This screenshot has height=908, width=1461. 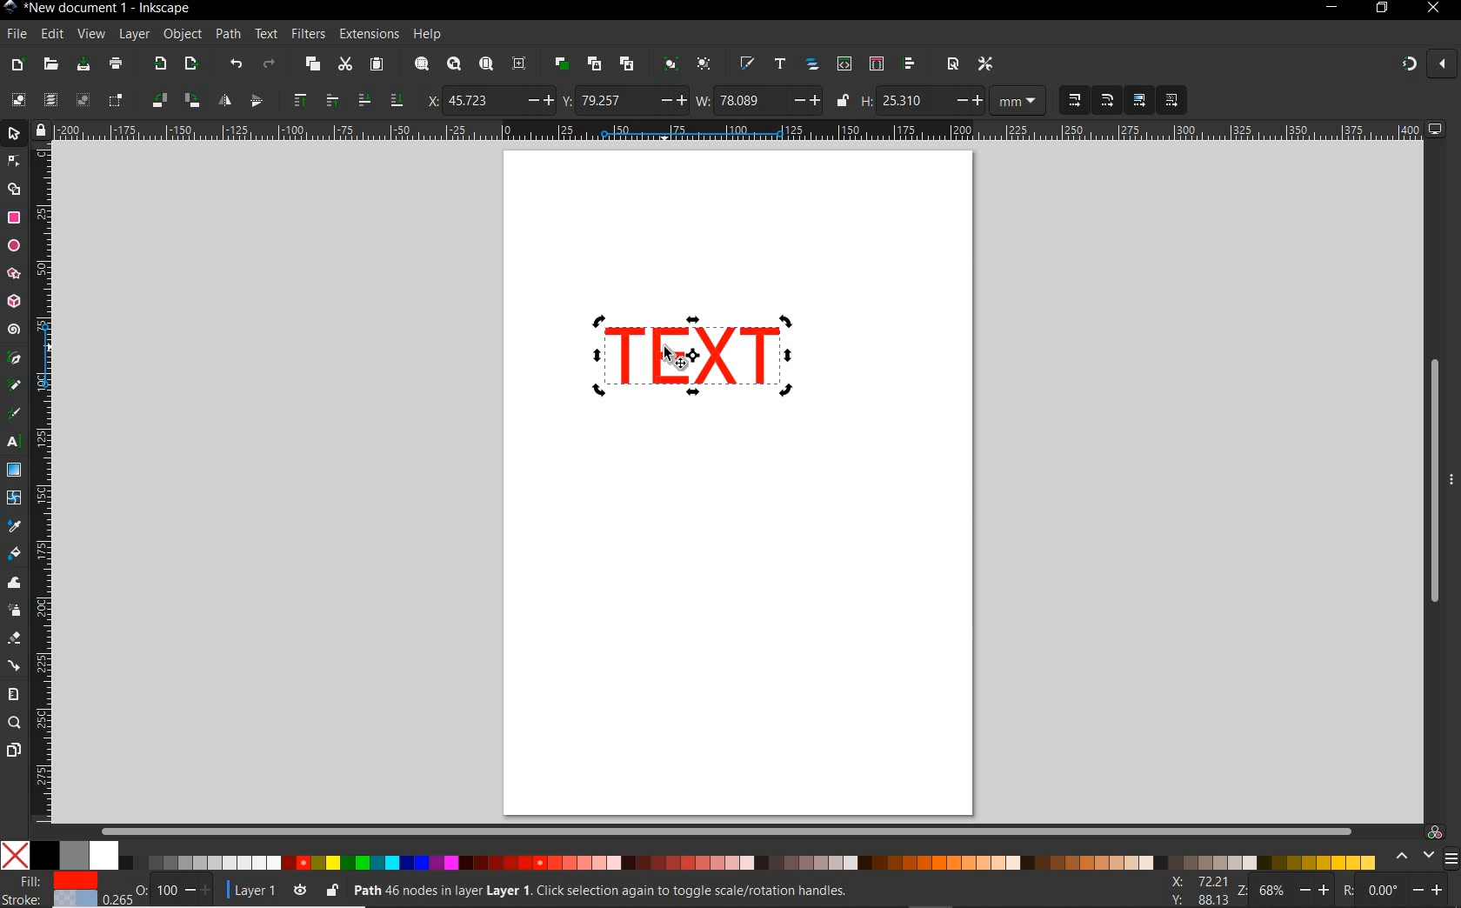 What do you see at coordinates (694, 353) in the screenshot?
I see `text converted to path` at bounding box center [694, 353].